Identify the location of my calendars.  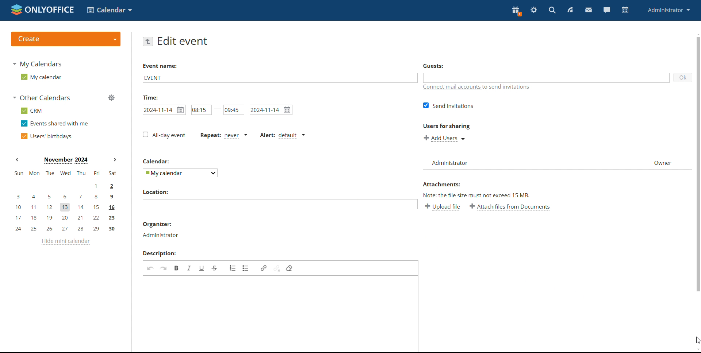
(39, 64).